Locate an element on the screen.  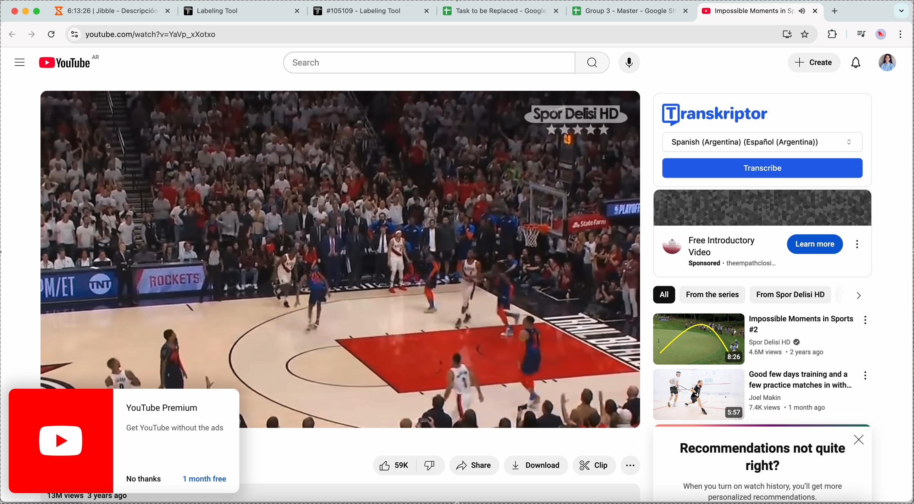
tab is located at coordinates (243, 11).